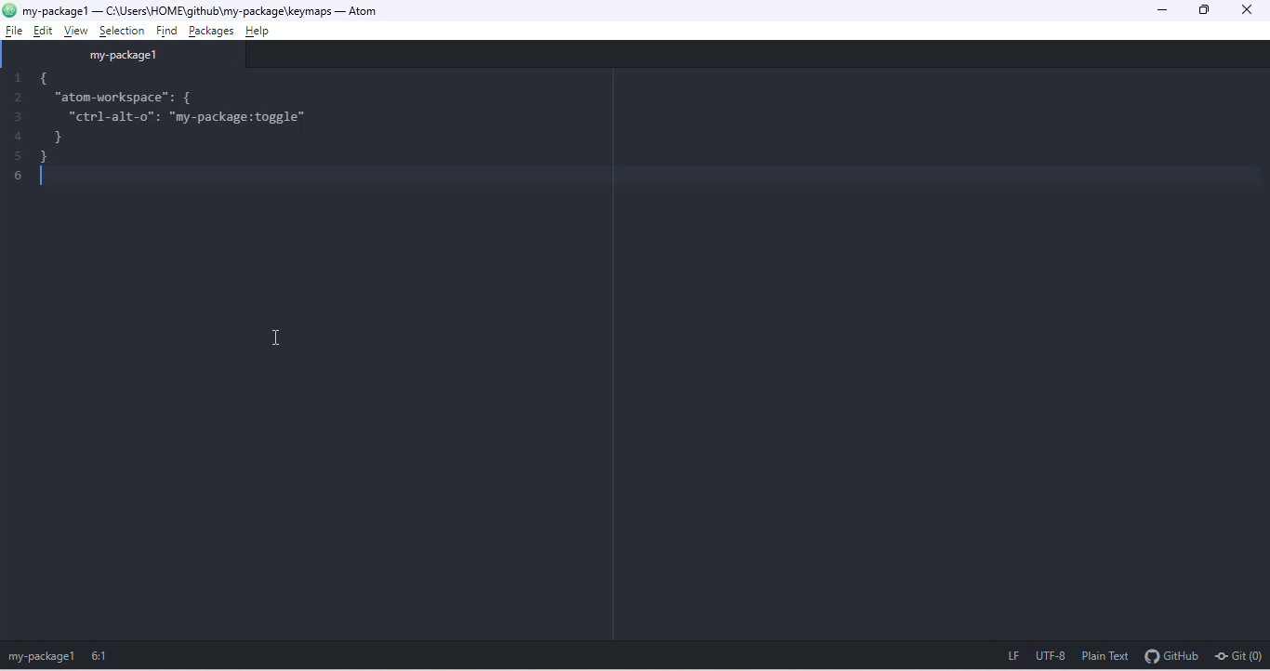  What do you see at coordinates (12, 130) in the screenshot?
I see `Code lines` at bounding box center [12, 130].